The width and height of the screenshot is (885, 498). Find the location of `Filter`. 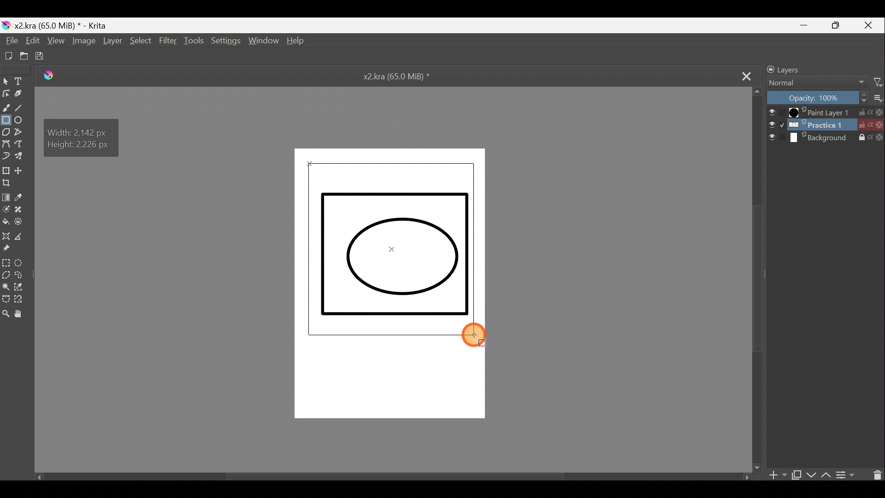

Filter is located at coordinates (879, 81).